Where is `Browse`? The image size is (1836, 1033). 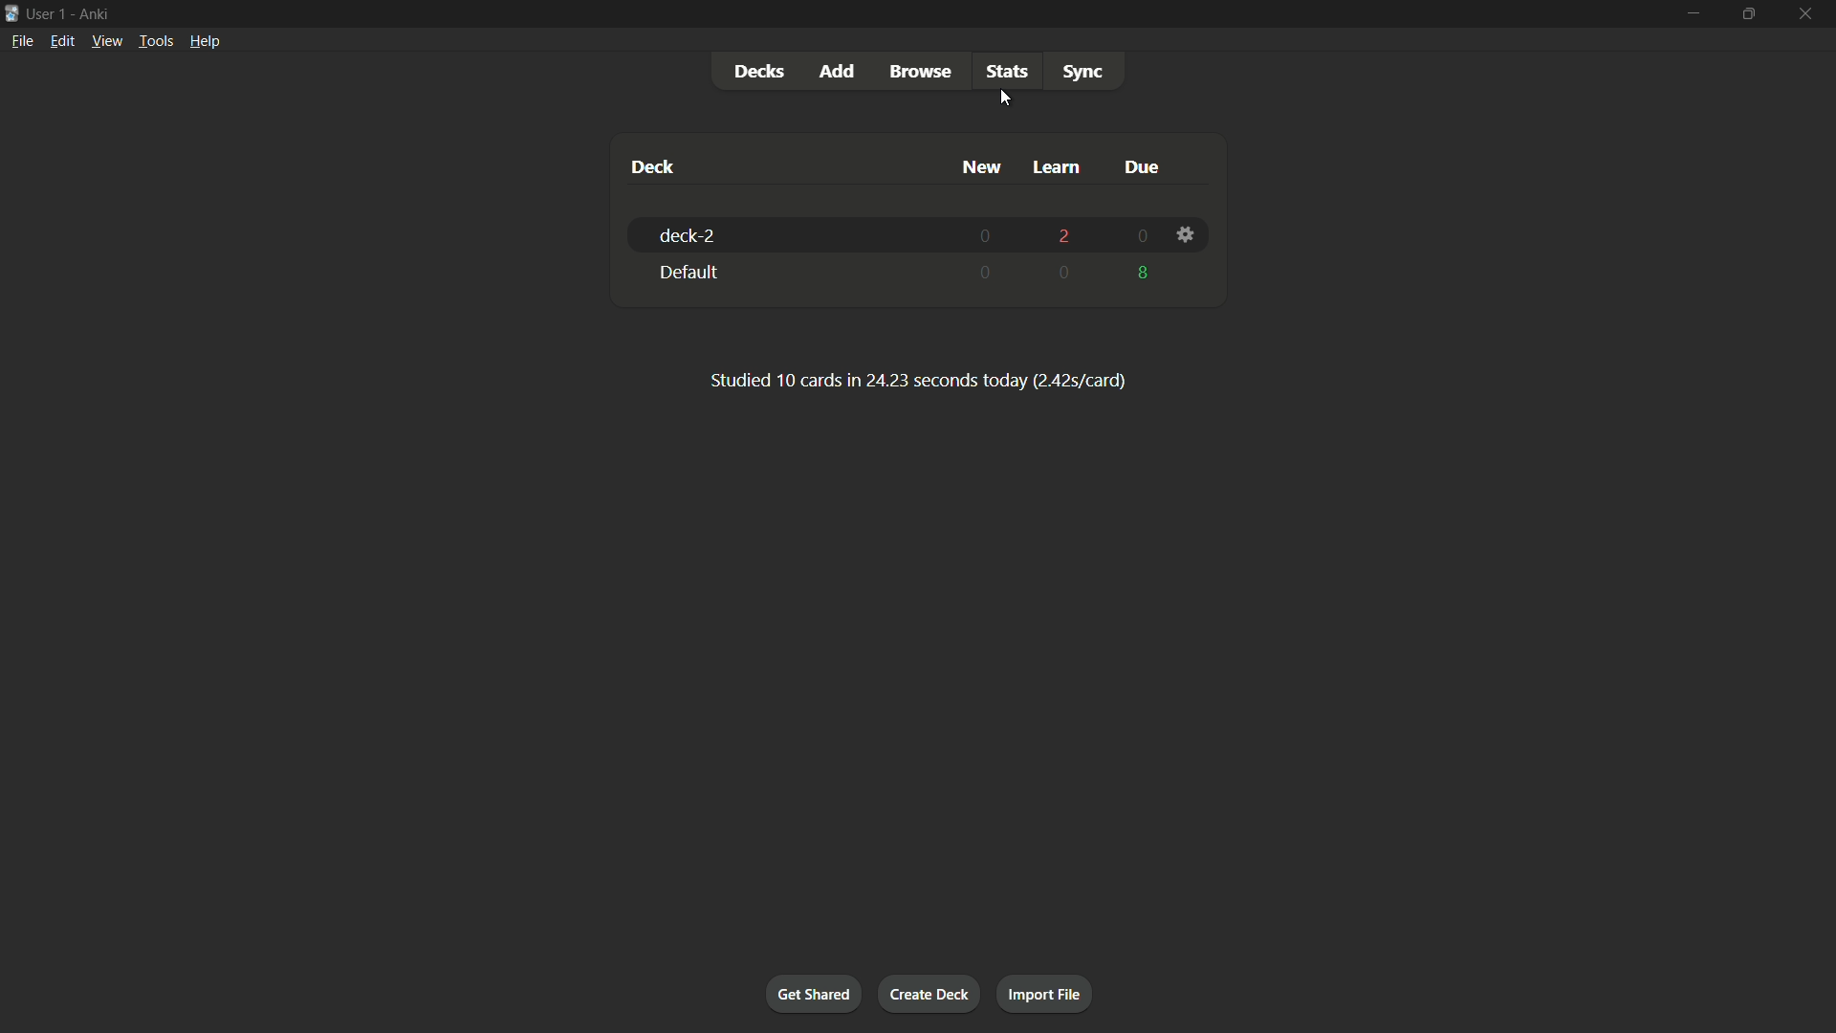
Browse is located at coordinates (921, 73).